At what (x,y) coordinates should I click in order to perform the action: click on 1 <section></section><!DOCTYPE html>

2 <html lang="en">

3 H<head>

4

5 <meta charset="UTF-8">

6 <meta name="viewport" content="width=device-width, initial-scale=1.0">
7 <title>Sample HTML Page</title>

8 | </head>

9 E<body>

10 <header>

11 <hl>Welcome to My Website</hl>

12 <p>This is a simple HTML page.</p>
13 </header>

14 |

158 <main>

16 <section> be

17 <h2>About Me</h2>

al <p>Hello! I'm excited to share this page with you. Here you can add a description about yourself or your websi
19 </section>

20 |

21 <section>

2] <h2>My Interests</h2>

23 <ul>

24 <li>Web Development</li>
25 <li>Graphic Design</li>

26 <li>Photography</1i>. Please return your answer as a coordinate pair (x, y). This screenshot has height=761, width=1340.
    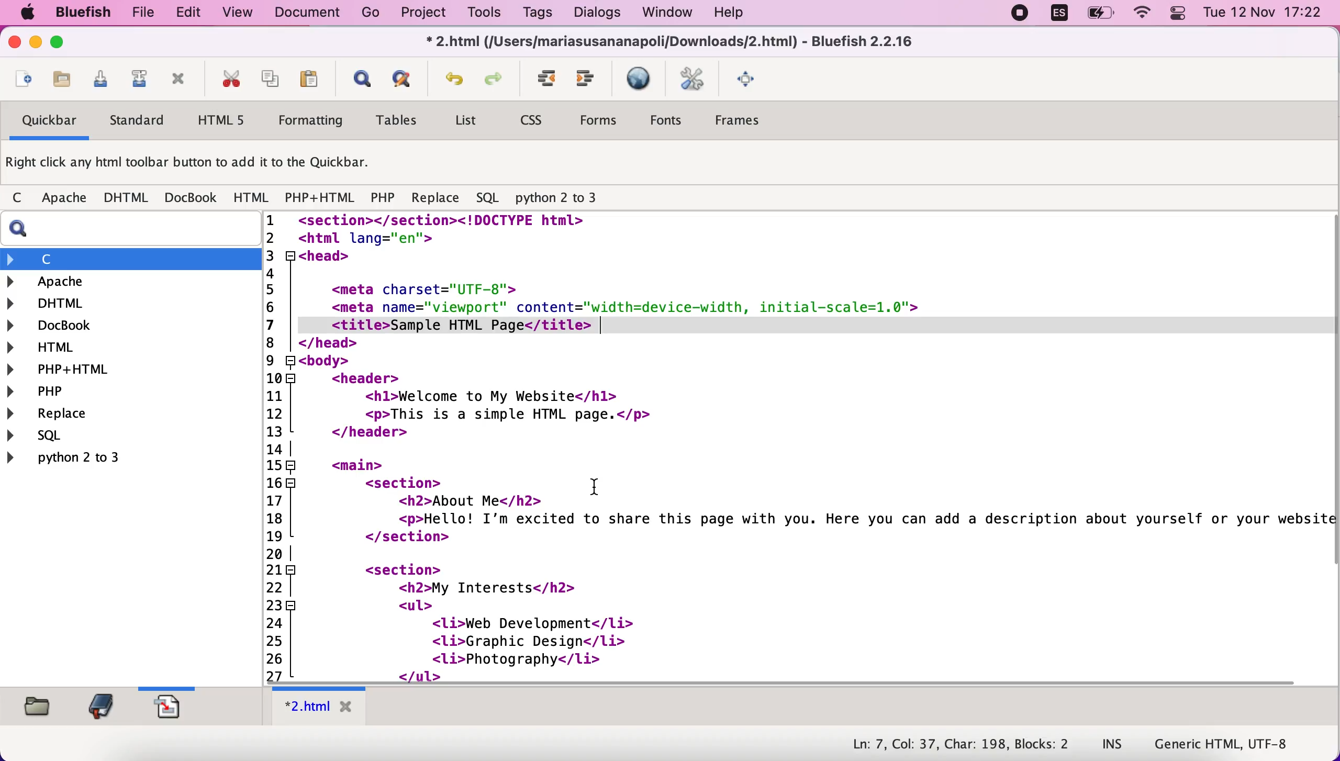
    Looking at the image, I should click on (794, 440).